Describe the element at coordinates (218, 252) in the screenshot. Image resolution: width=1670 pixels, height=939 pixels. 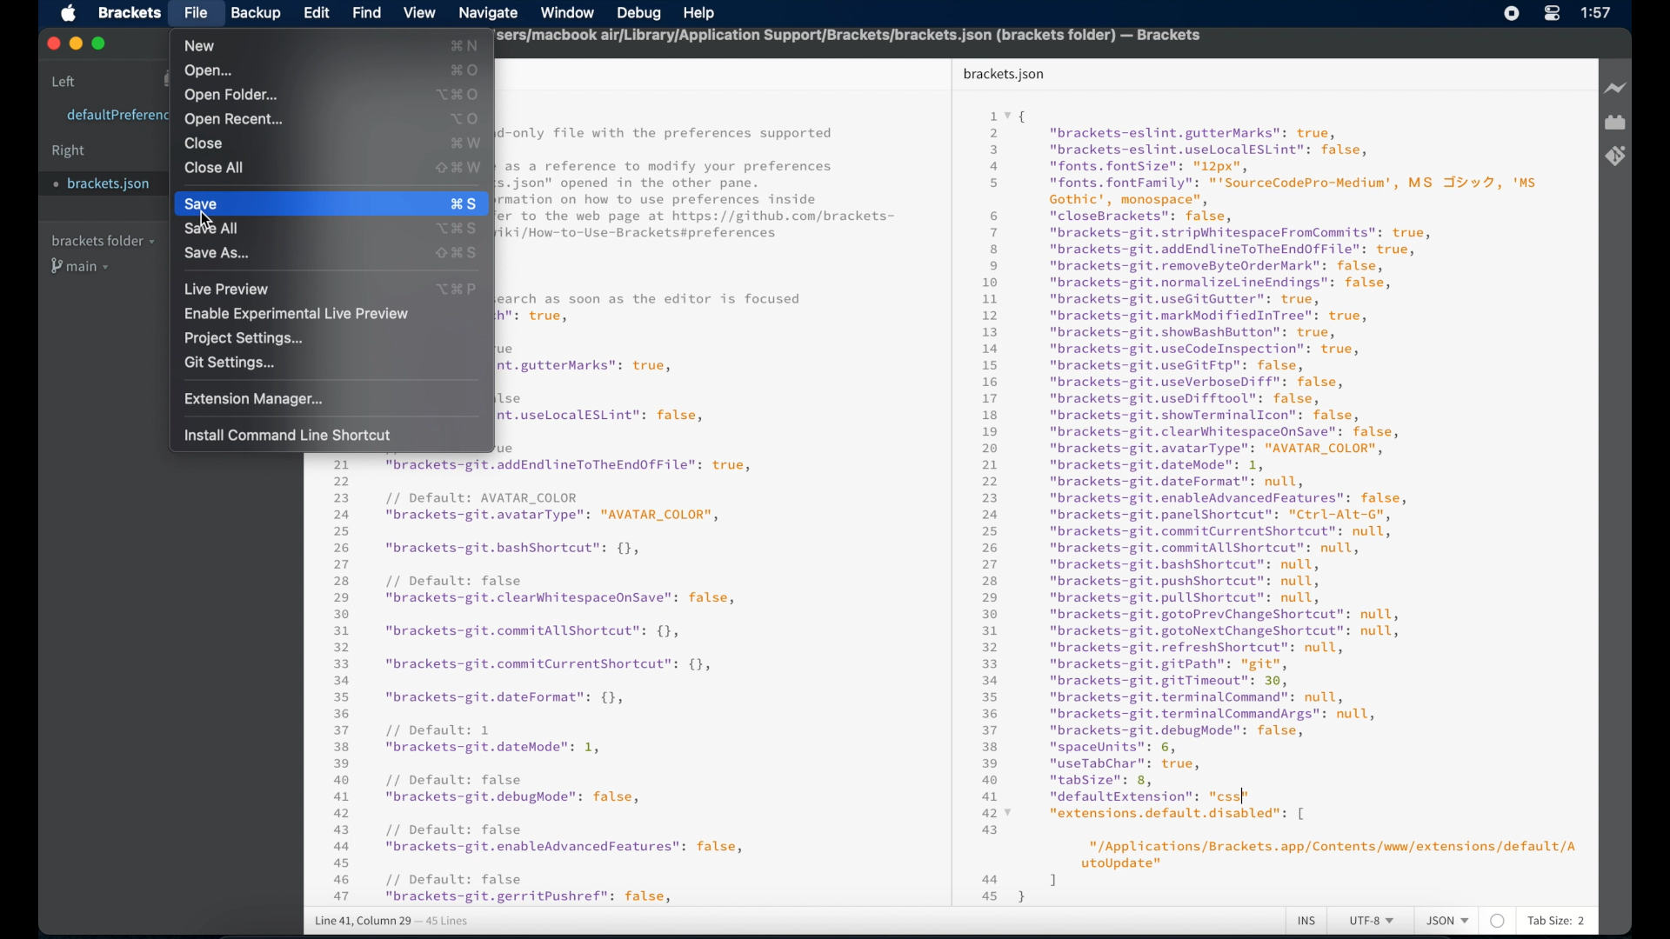
I see `save as` at that location.